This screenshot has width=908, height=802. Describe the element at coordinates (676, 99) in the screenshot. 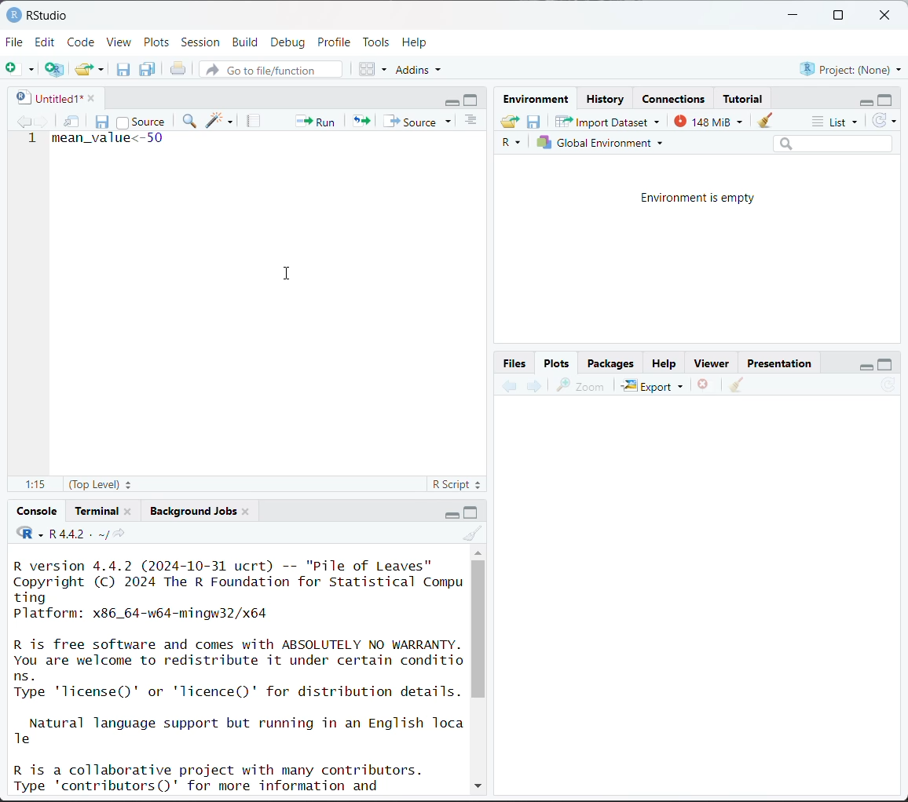

I see `Connections` at that location.